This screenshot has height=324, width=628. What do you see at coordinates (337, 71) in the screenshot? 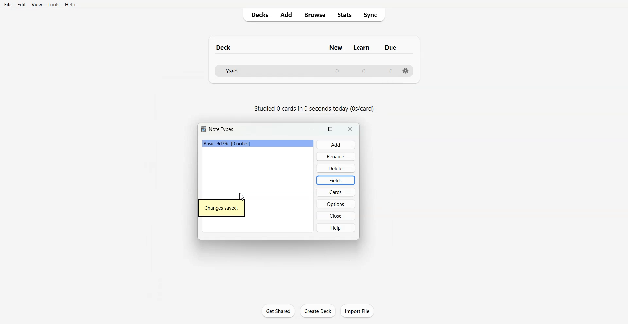
I see `Number of New cards` at bounding box center [337, 71].